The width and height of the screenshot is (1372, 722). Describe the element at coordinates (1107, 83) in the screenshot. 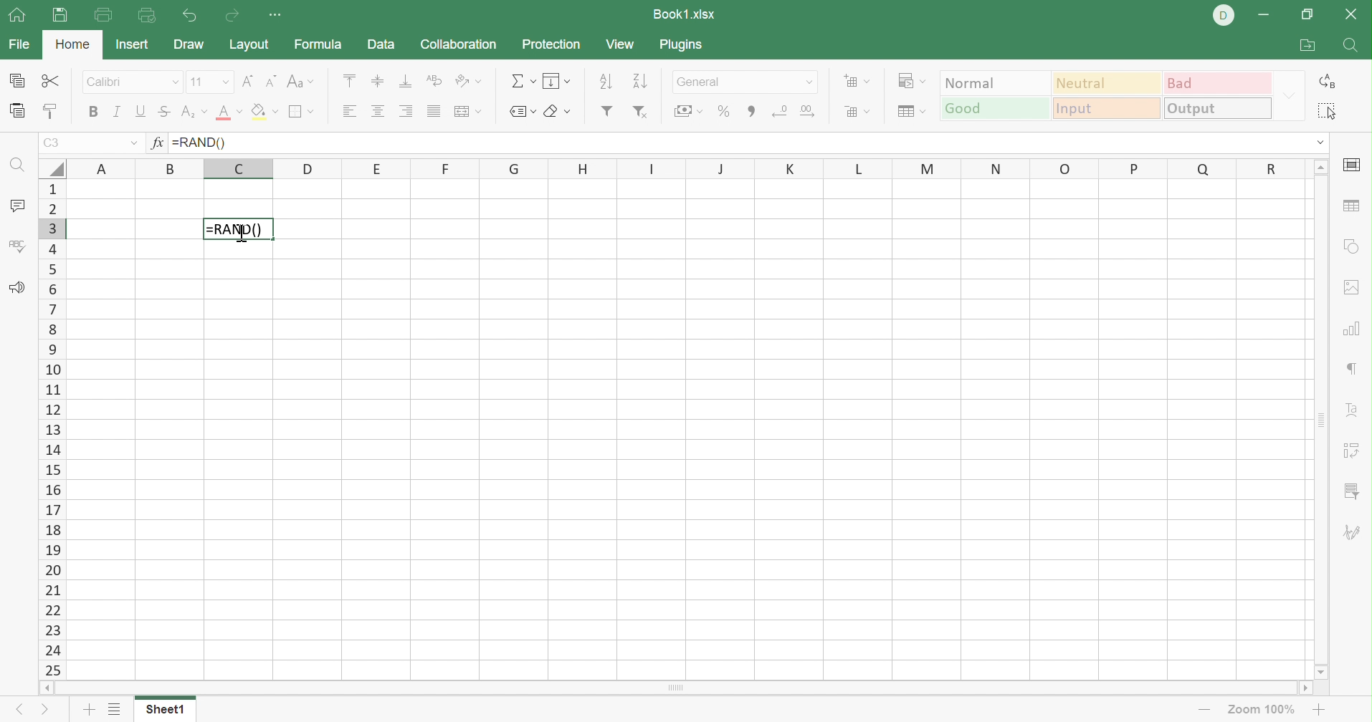

I see `Neutral` at that location.